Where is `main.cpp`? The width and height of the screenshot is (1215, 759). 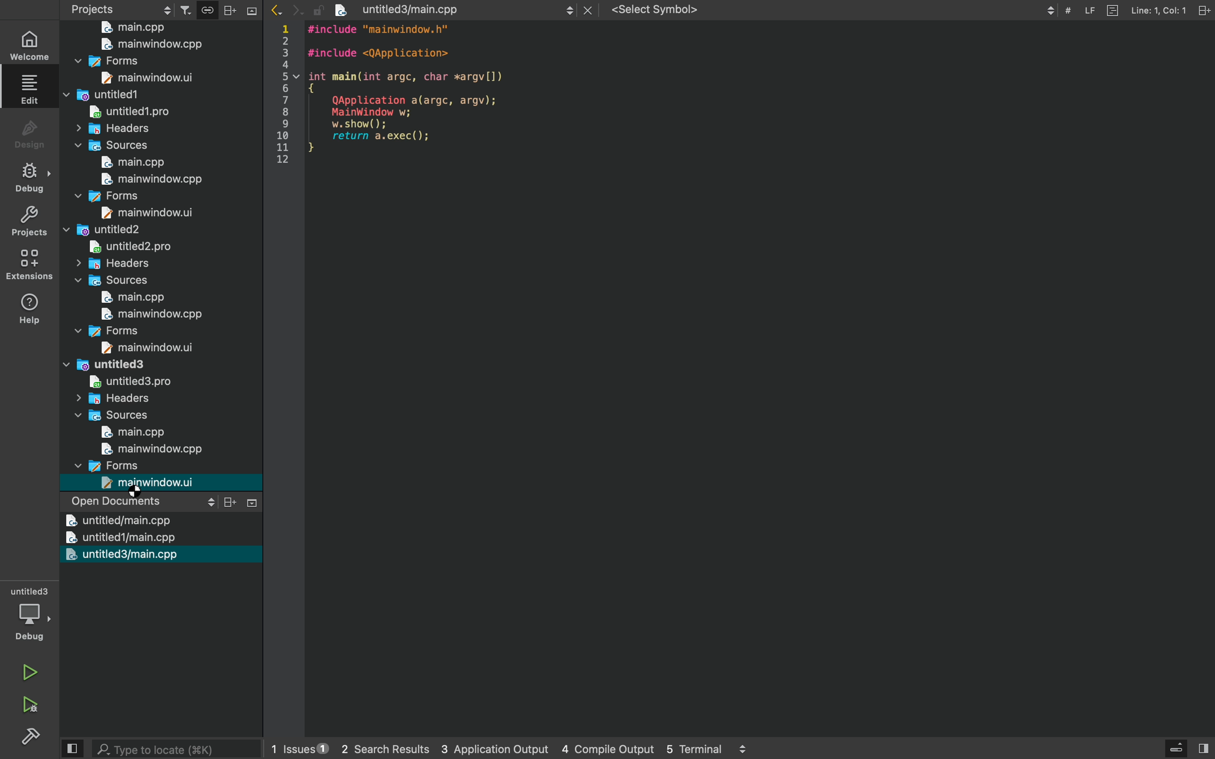 main.cpp is located at coordinates (153, 179).